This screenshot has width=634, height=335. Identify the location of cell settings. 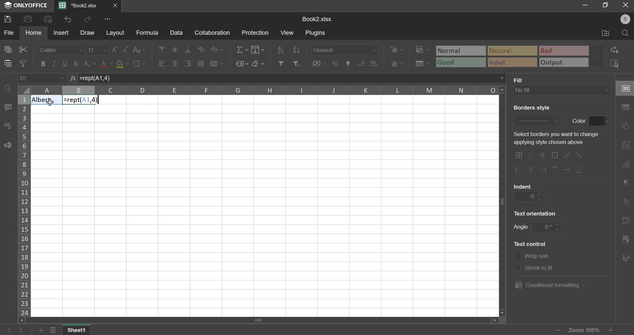
(625, 88).